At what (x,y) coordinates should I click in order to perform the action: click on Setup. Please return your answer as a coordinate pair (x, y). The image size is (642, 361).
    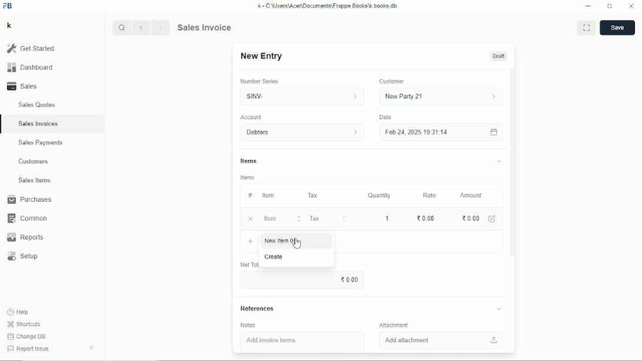
    Looking at the image, I should click on (24, 256).